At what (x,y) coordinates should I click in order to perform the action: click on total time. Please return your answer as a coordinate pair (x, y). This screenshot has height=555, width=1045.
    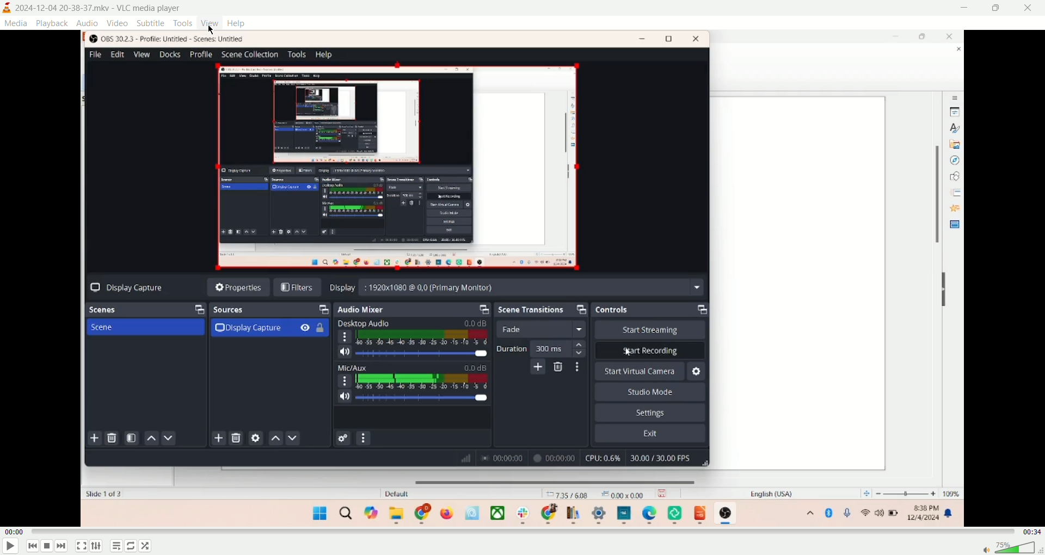
    Looking at the image, I should click on (1032, 530).